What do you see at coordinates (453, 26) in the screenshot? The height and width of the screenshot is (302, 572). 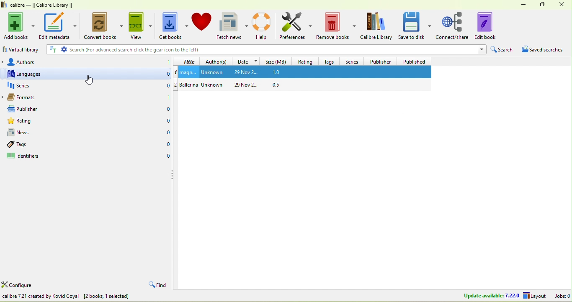 I see `connect /share` at bounding box center [453, 26].